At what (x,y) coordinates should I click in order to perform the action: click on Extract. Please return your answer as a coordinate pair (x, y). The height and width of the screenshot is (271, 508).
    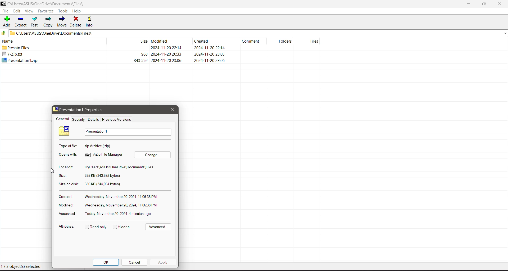
    Looking at the image, I should click on (21, 21).